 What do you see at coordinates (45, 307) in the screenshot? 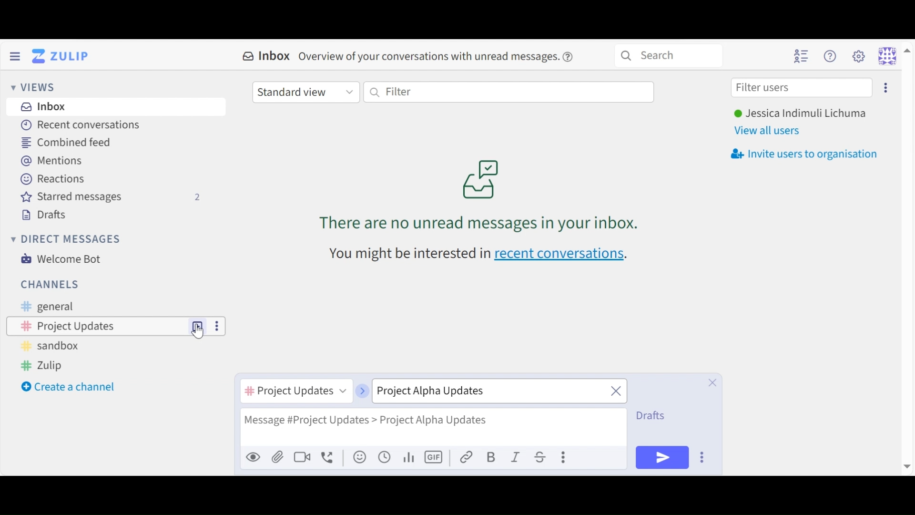
I see `General Channel` at bounding box center [45, 307].